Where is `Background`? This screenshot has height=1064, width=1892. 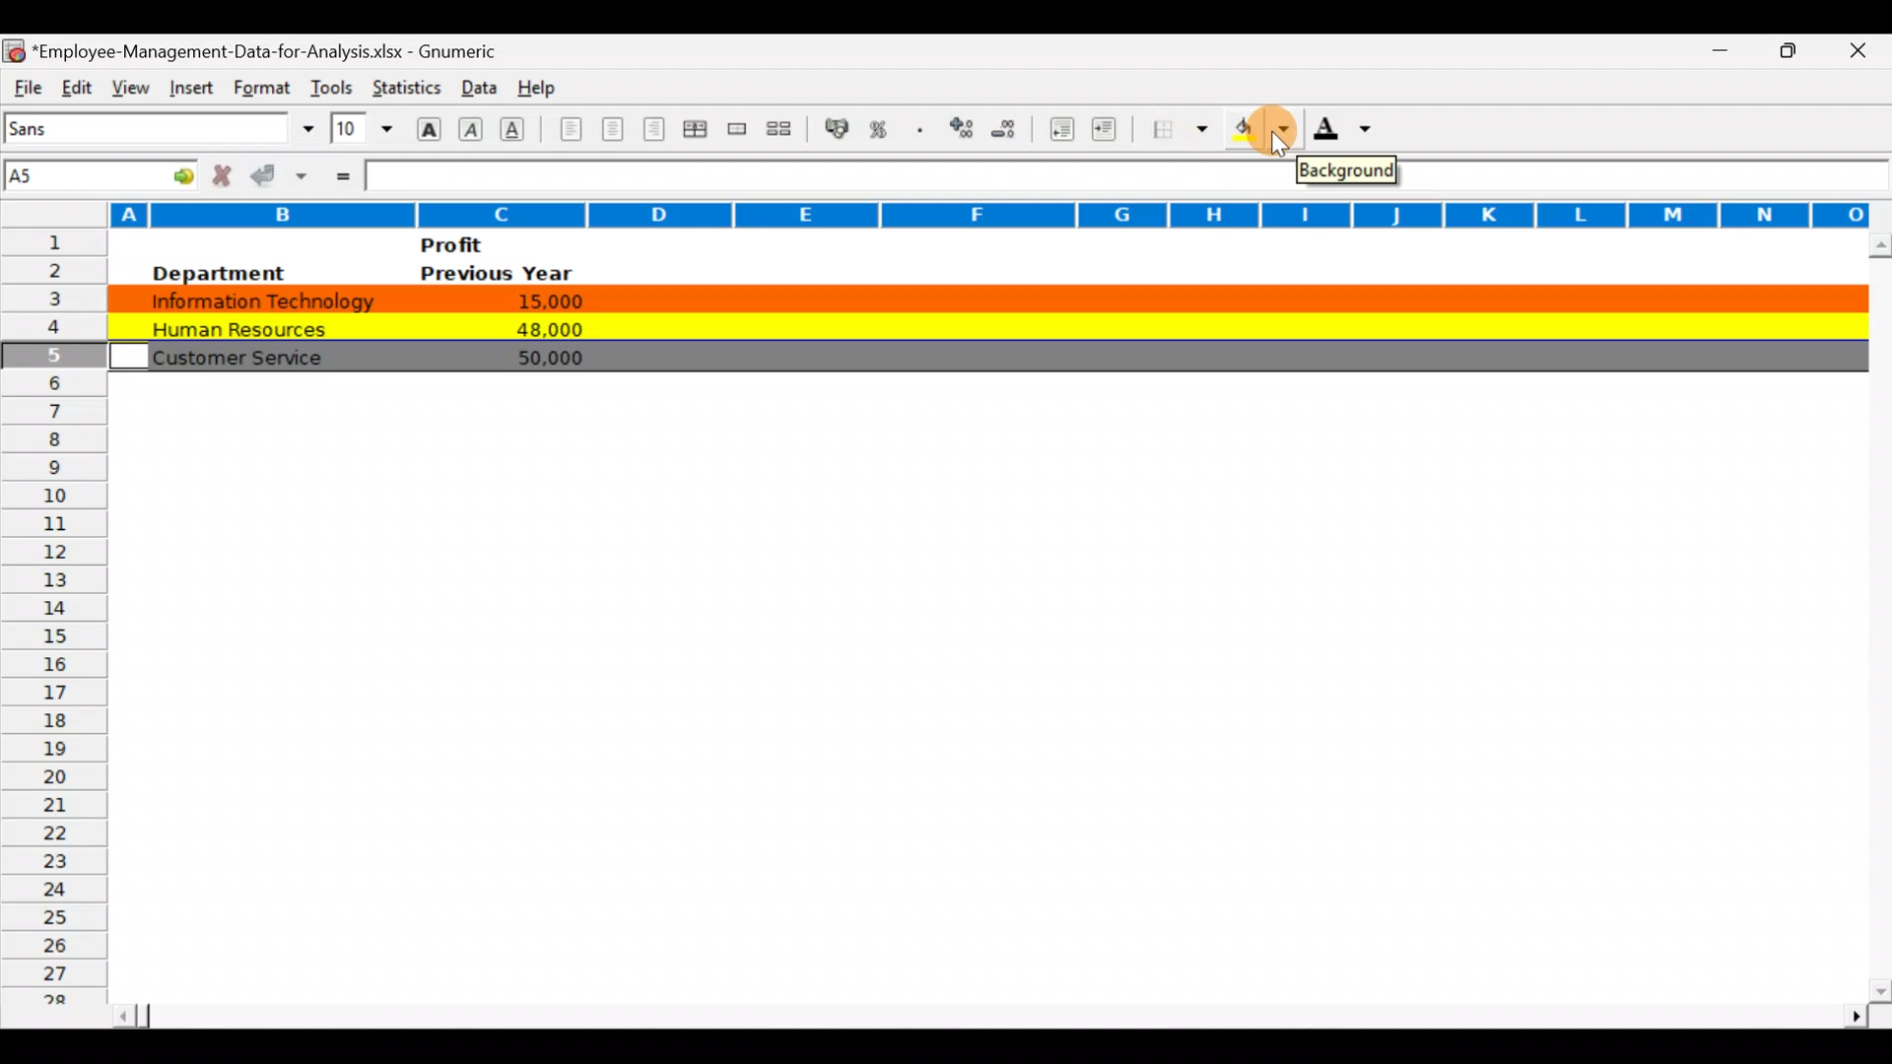
Background is located at coordinates (1347, 172).